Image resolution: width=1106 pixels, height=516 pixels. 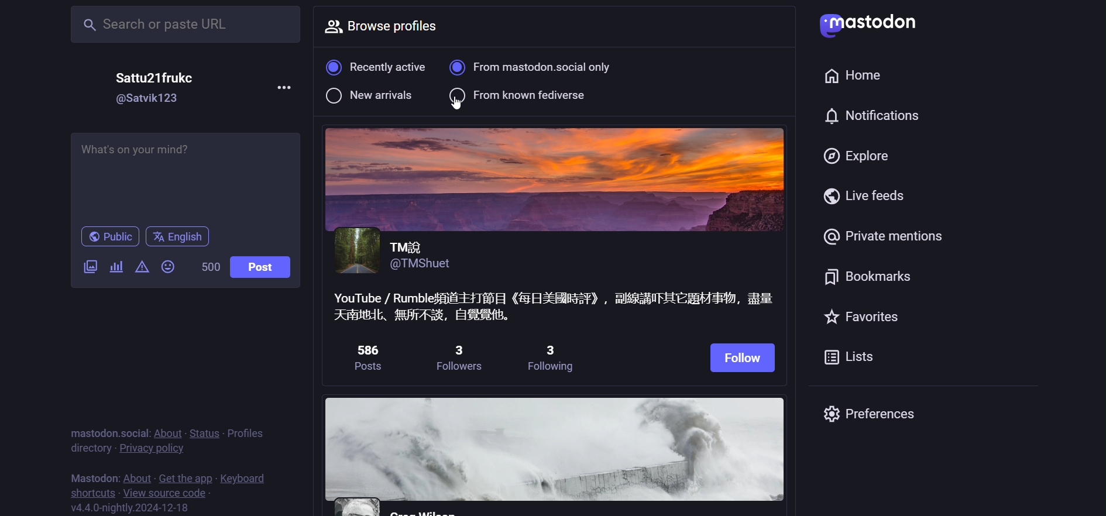 I want to click on favorites, so click(x=873, y=316).